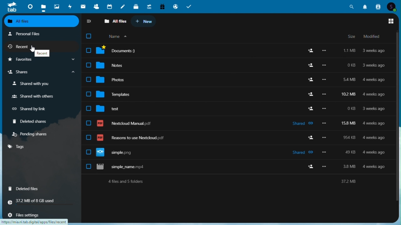  Describe the element at coordinates (237, 122) in the screenshot. I see `‘Nextcloud Manual if` at that location.